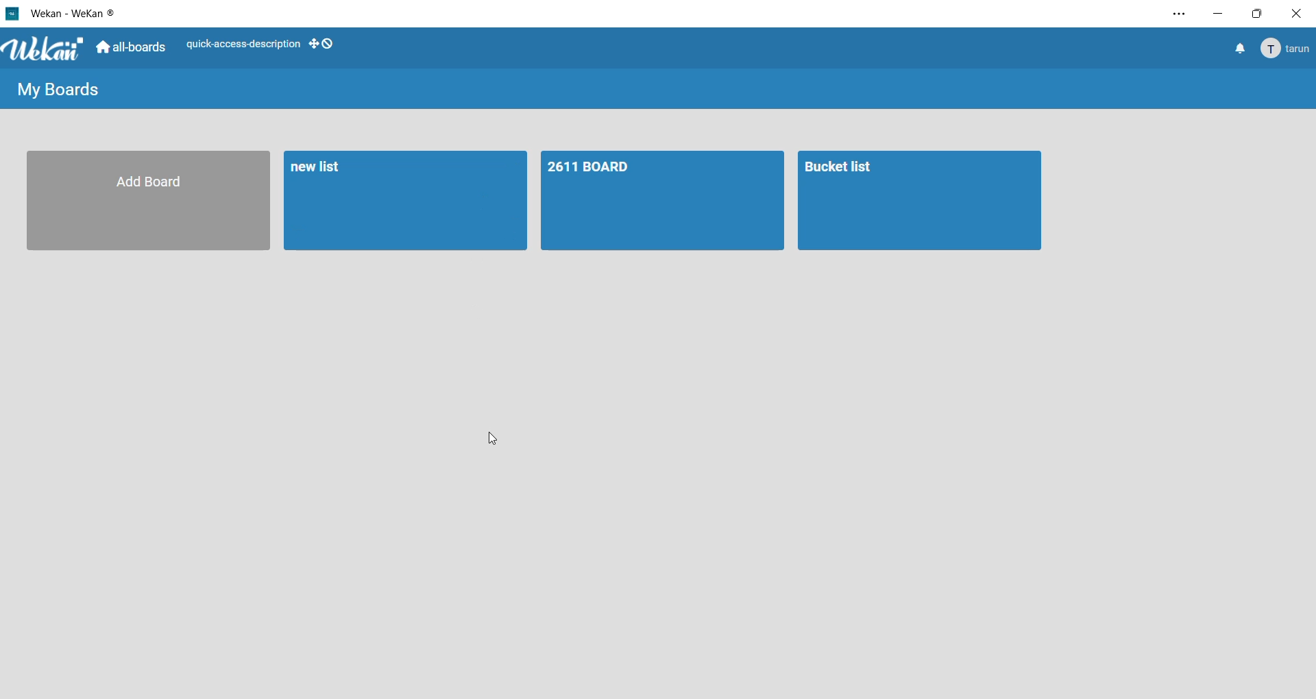  I want to click on board, so click(662, 202).